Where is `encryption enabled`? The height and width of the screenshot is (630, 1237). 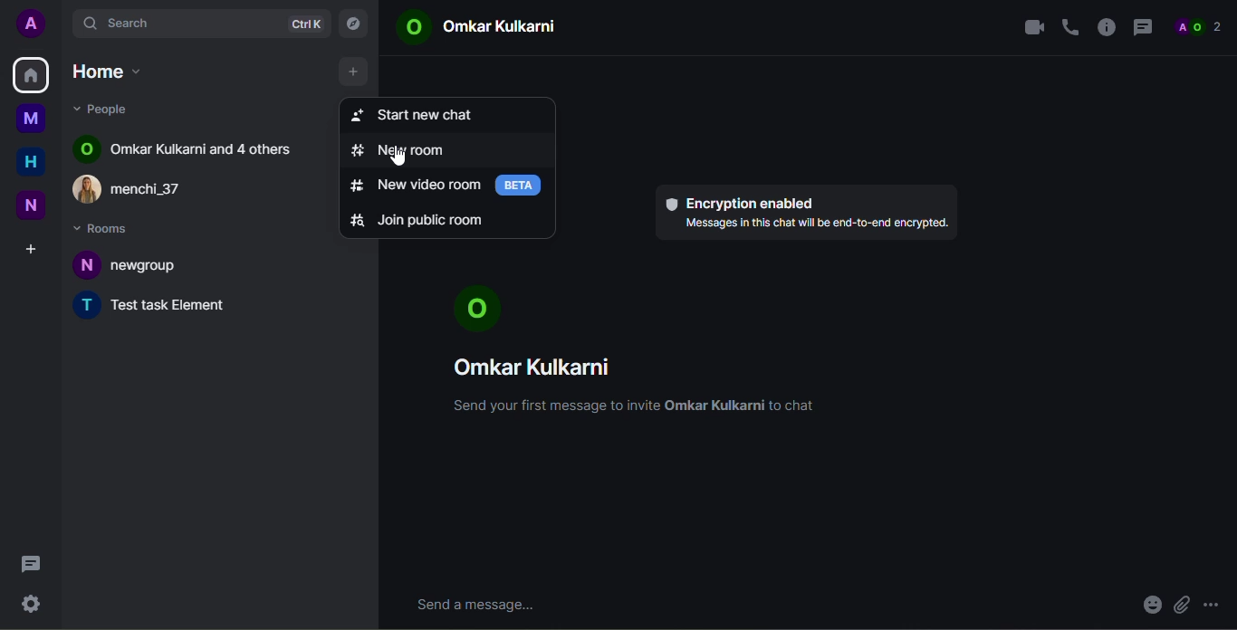
encryption enabled is located at coordinates (742, 203).